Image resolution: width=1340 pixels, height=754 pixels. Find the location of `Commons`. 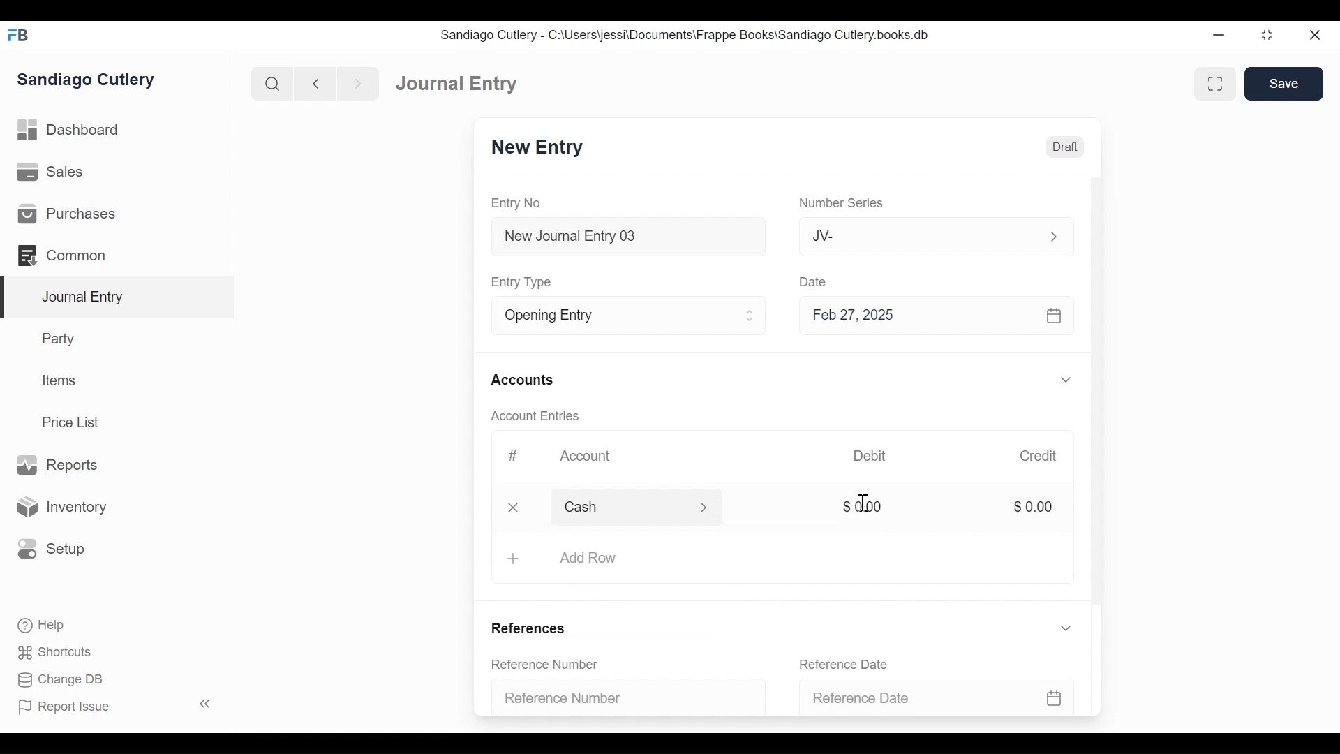

Commons is located at coordinates (61, 255).